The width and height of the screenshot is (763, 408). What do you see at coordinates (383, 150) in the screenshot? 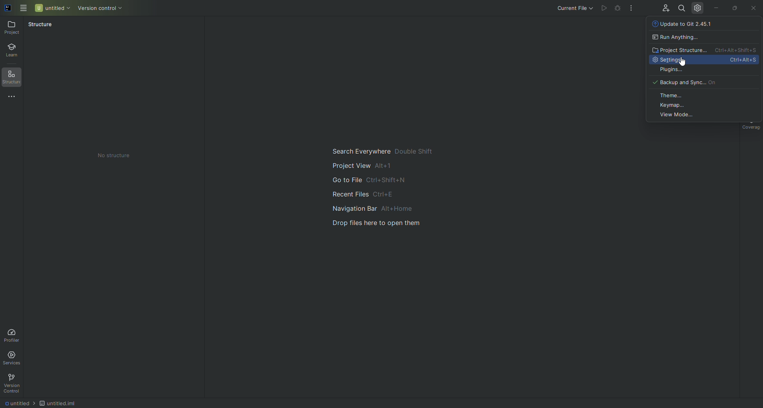
I see `Search Everywhere` at bounding box center [383, 150].